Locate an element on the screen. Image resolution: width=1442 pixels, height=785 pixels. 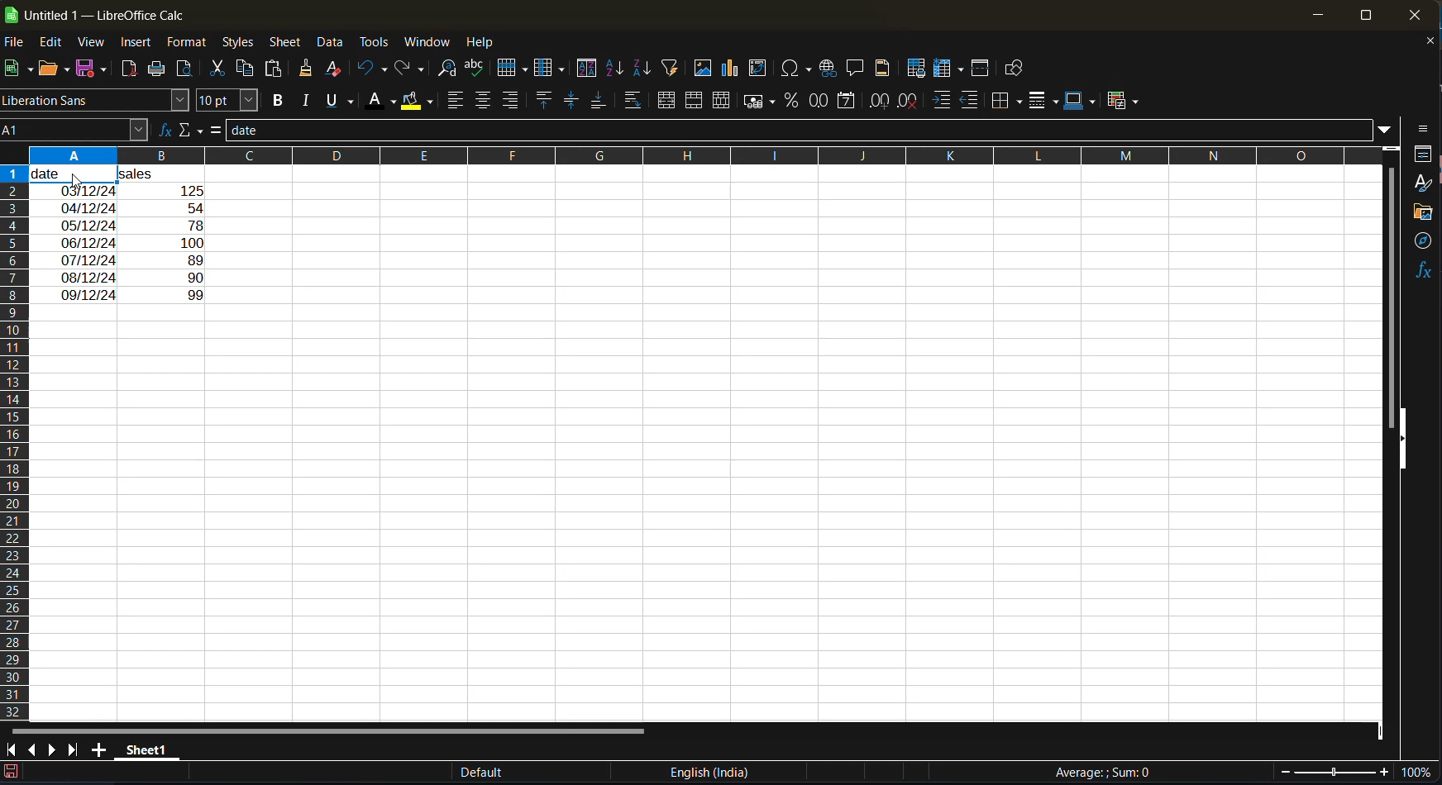
decrease indent is located at coordinates (969, 98).